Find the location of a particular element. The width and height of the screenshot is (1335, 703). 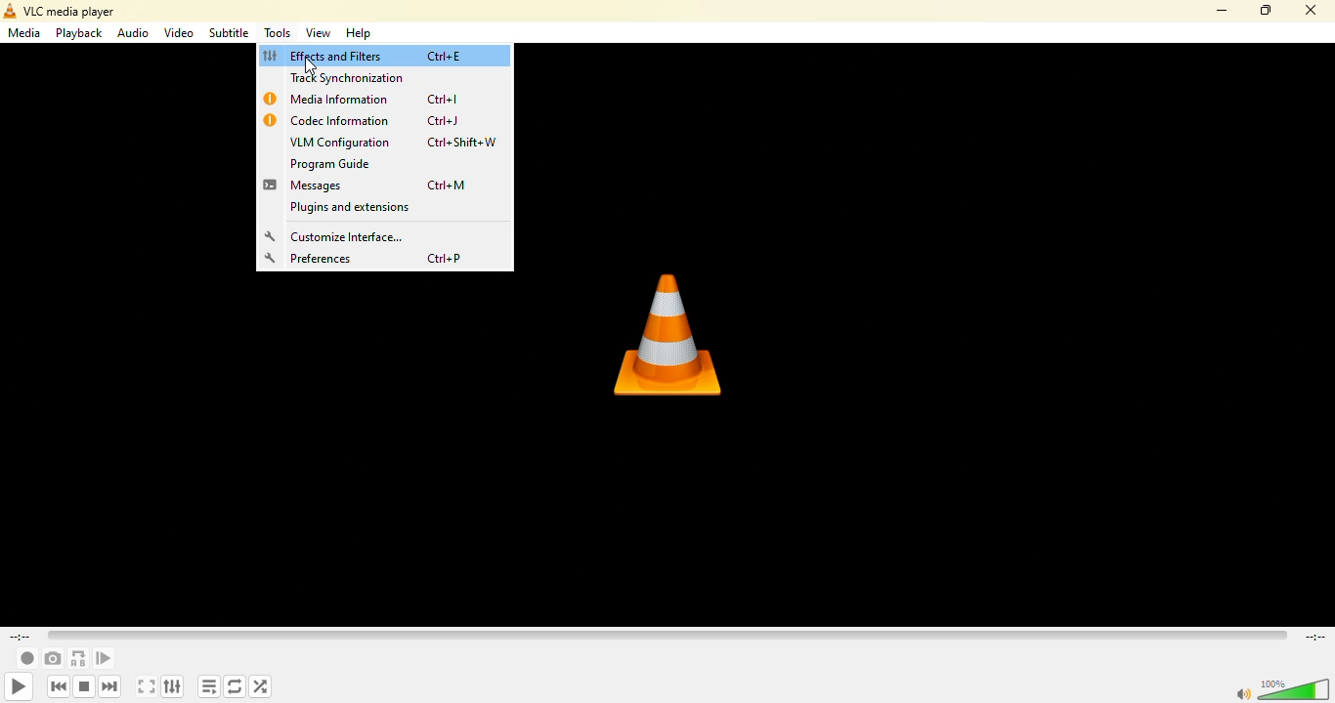

stop playback is located at coordinates (84, 684).